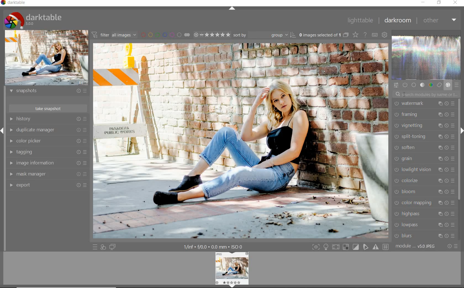  What do you see at coordinates (355, 34) in the screenshot?
I see `change overlays shown on thumbnails` at bounding box center [355, 34].